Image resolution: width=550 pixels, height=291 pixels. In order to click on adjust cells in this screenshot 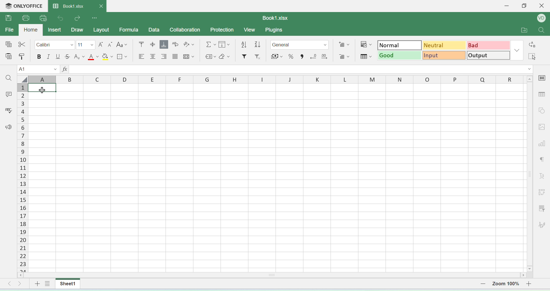, I will do `click(542, 192)`.